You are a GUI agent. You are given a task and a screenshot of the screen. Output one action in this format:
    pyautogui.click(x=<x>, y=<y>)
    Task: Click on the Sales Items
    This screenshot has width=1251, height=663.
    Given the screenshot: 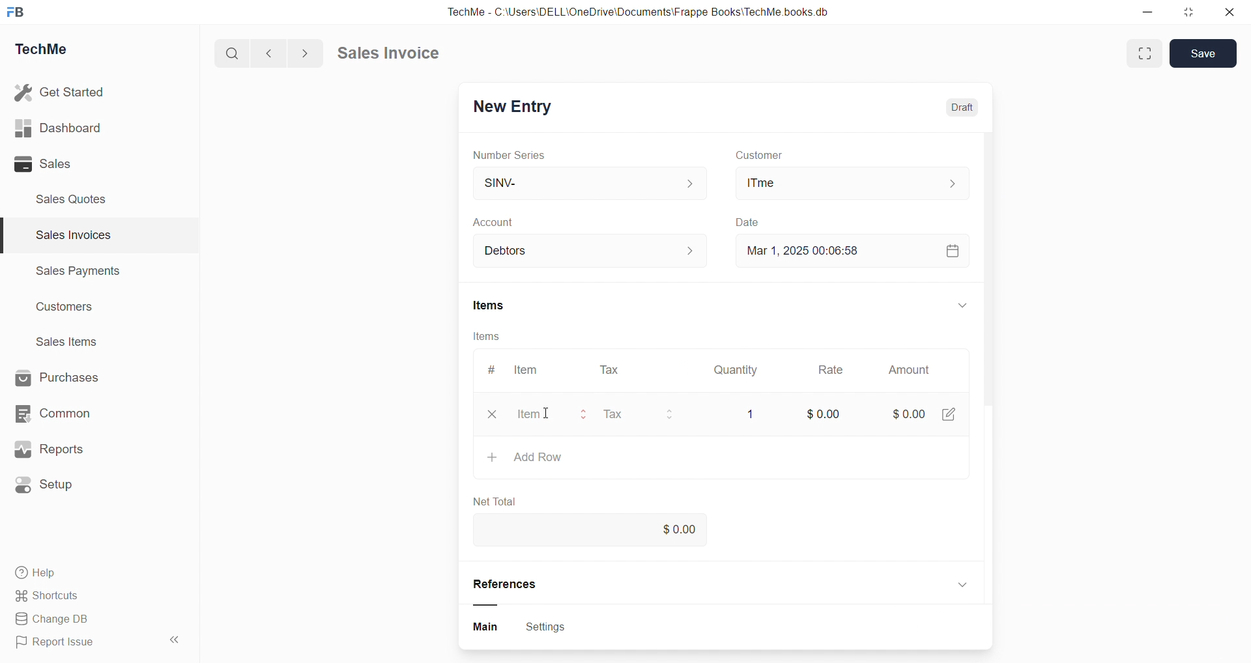 What is the action you would take?
    pyautogui.click(x=72, y=343)
    